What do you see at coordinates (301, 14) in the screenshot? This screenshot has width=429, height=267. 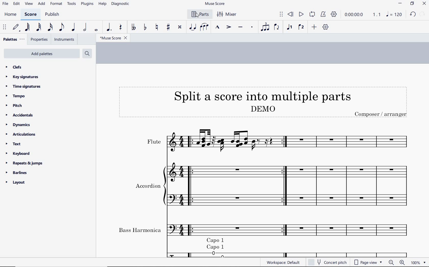 I see `play` at bounding box center [301, 14].